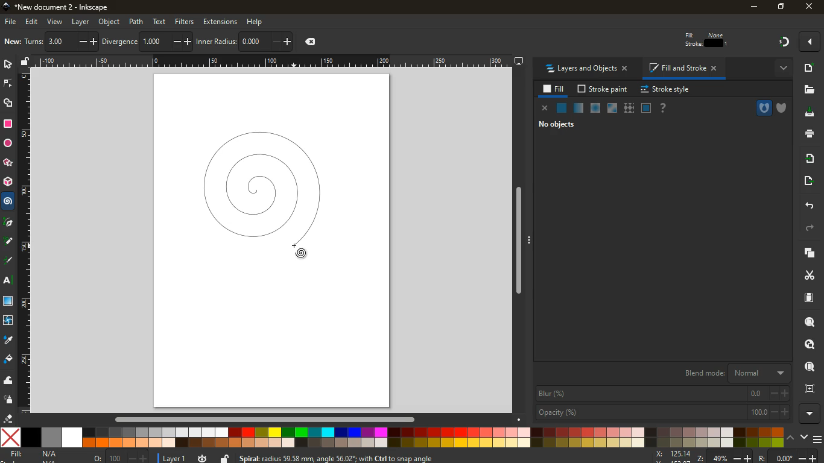  Describe the element at coordinates (562, 109) in the screenshot. I see `normal` at that location.